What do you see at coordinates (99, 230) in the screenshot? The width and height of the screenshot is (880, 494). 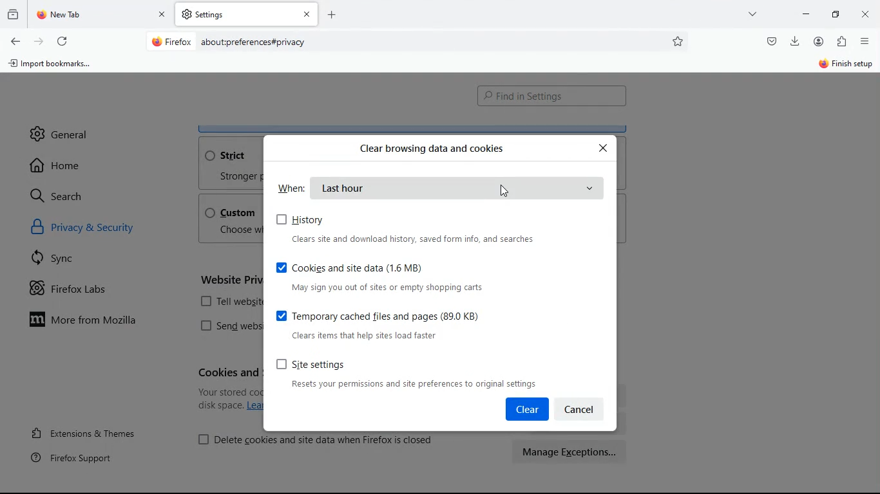 I see `privacy & security` at bounding box center [99, 230].